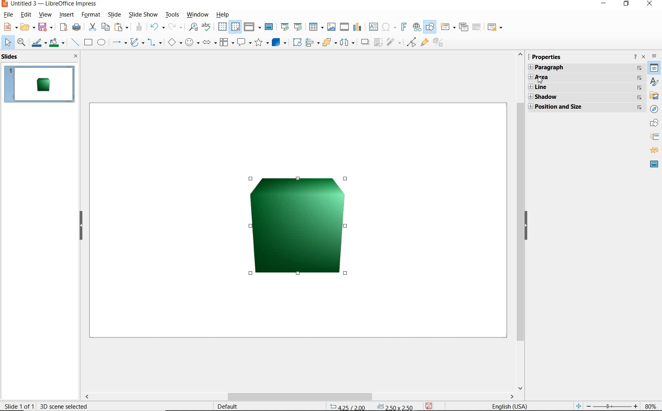 The width and height of the screenshot is (662, 411). What do you see at coordinates (208, 27) in the screenshot?
I see `spelling` at bounding box center [208, 27].